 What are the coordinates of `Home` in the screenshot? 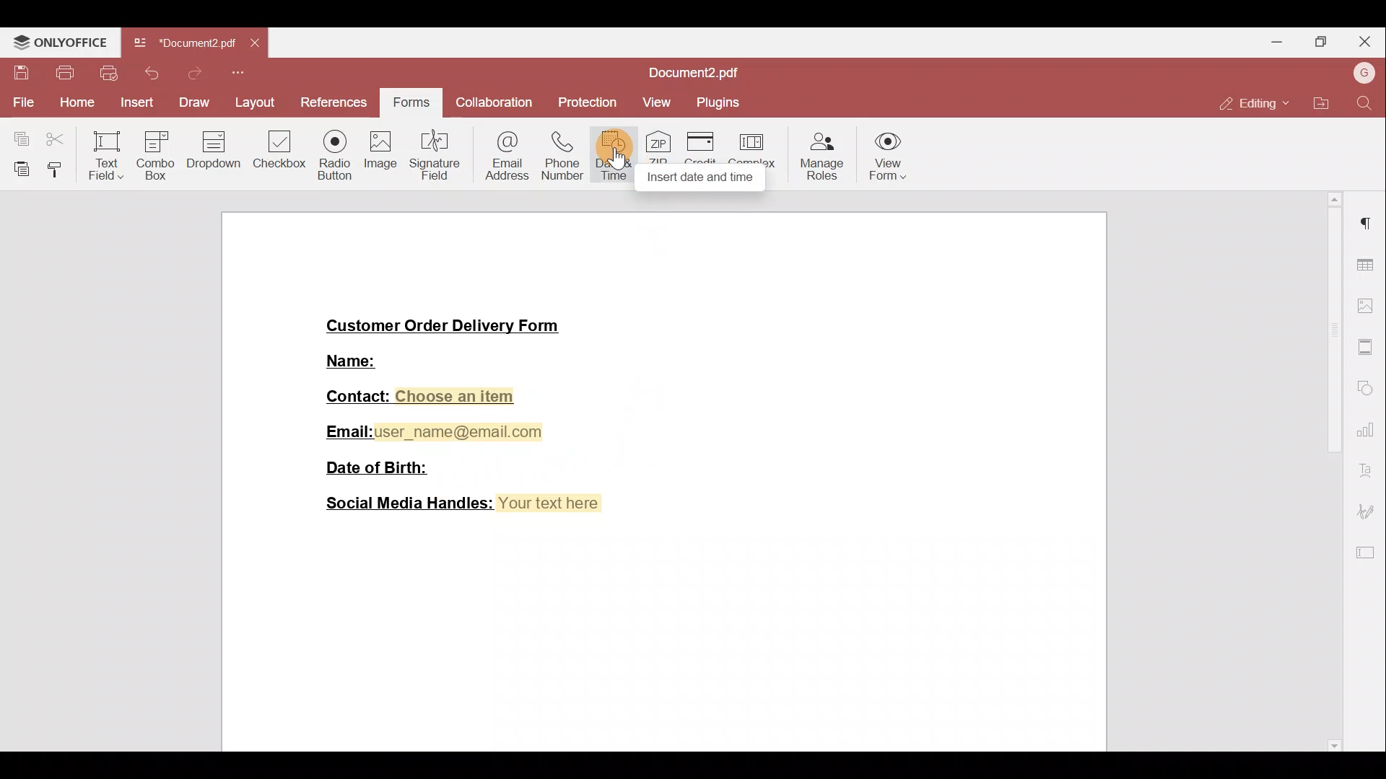 It's located at (73, 104).